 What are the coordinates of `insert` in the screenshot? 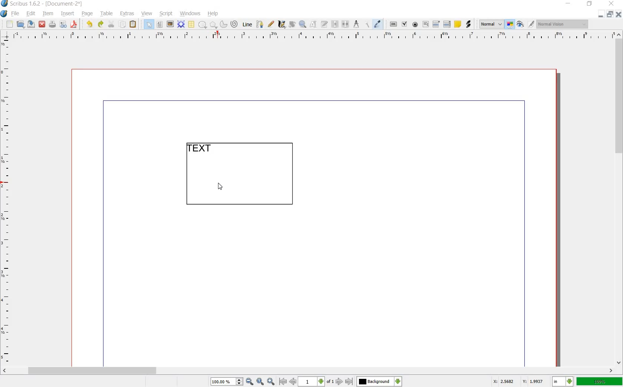 It's located at (68, 14).